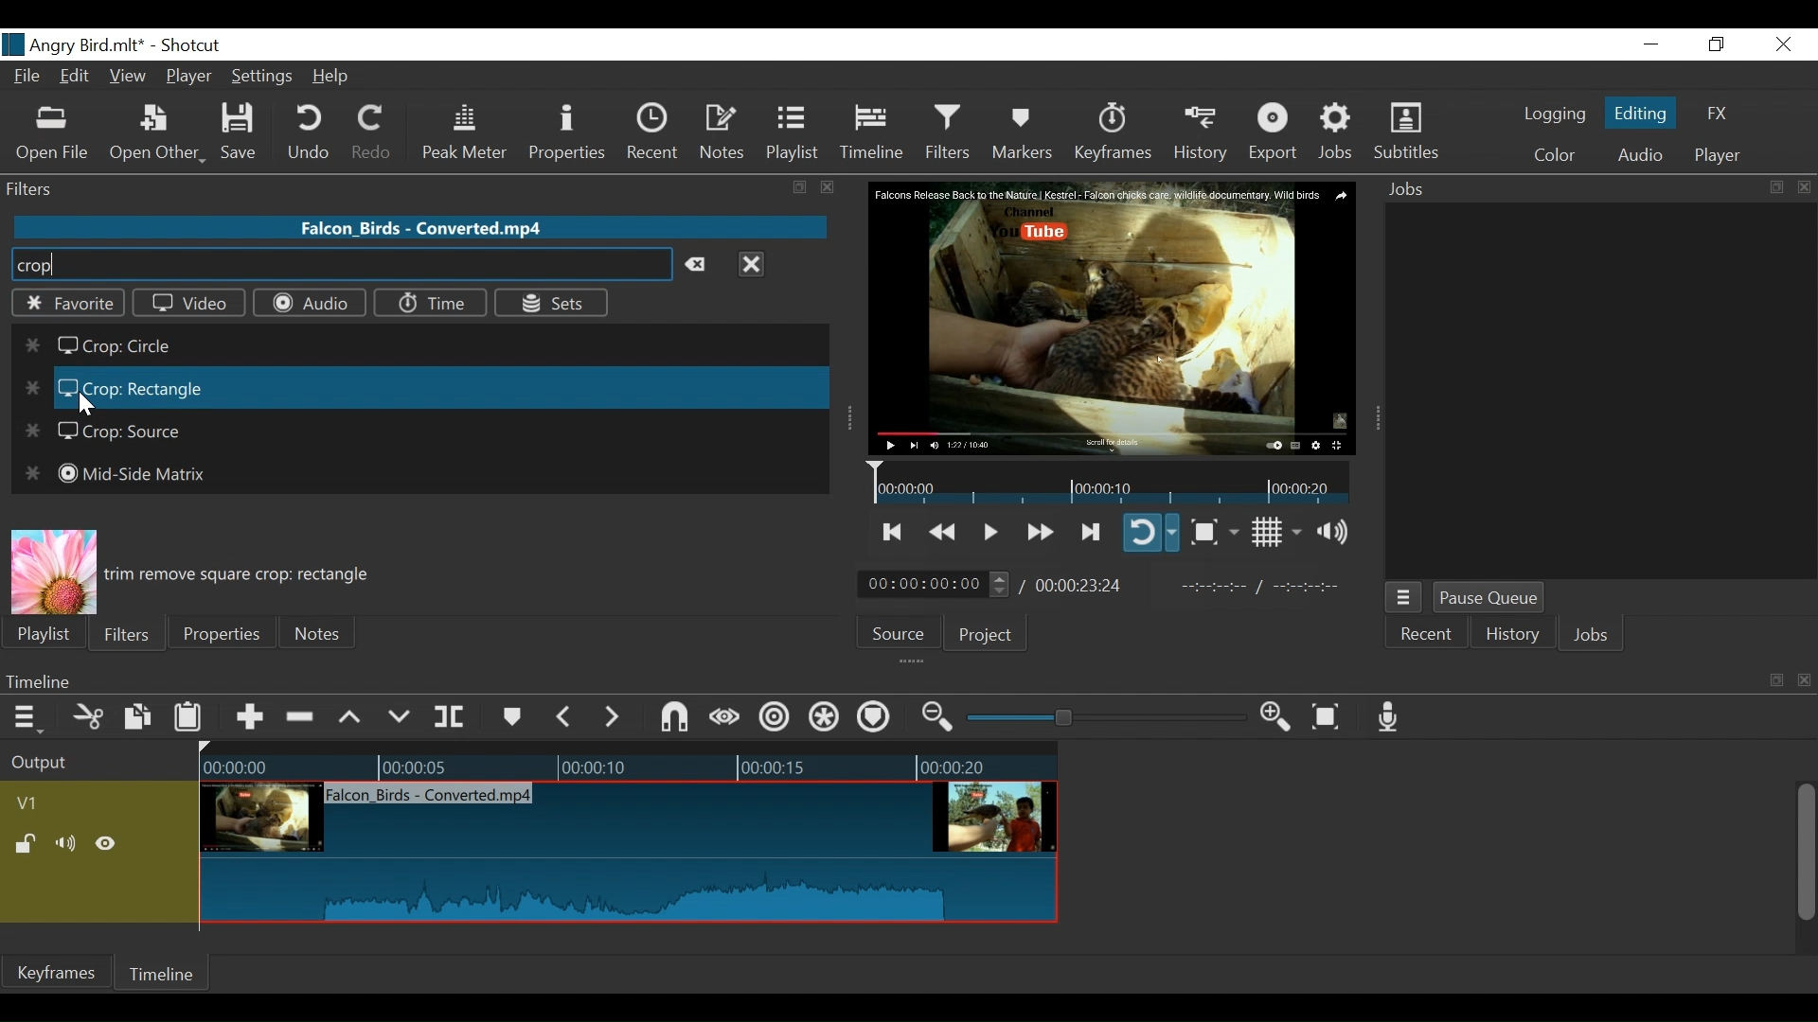 This screenshot has width=1818, height=1022. What do you see at coordinates (1513, 637) in the screenshot?
I see `History` at bounding box center [1513, 637].